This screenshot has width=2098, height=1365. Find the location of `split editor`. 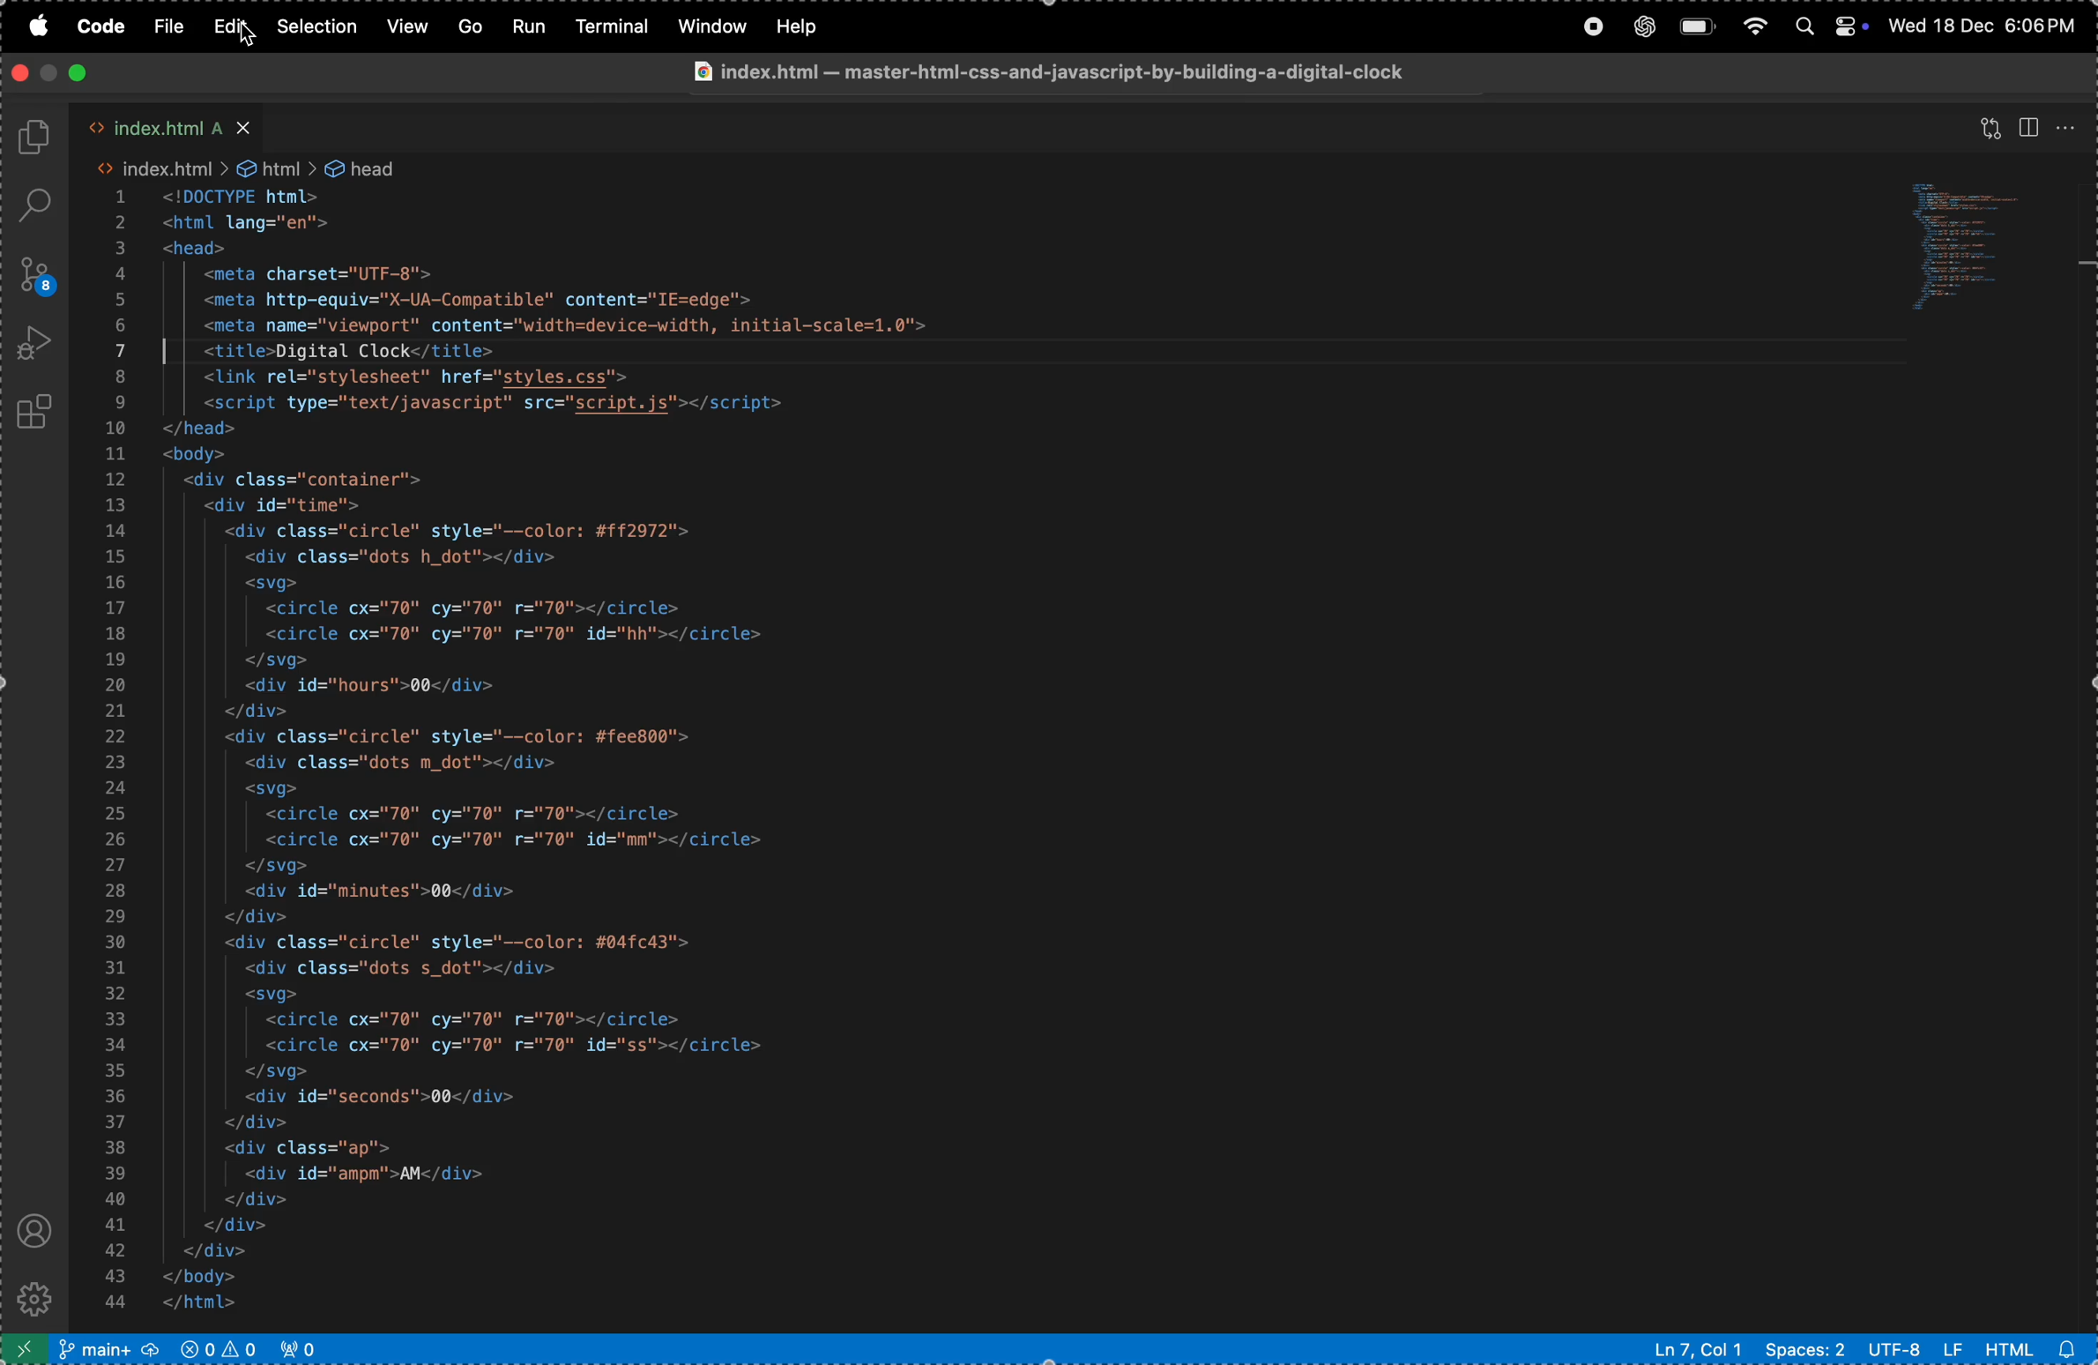

split editor is located at coordinates (2030, 125).